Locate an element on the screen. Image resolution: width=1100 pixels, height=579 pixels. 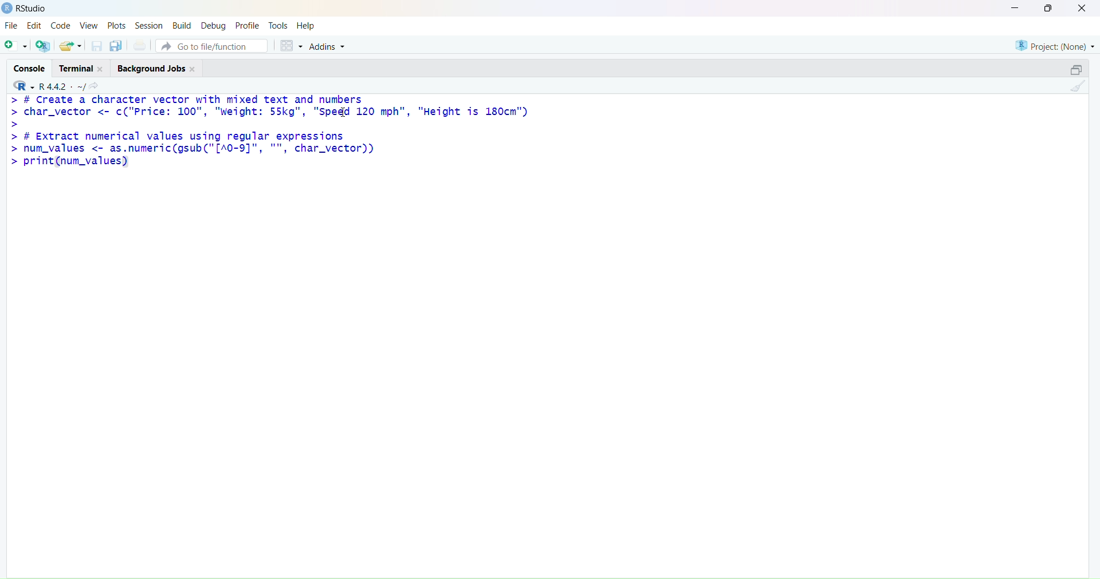
grid view is located at coordinates (292, 46).